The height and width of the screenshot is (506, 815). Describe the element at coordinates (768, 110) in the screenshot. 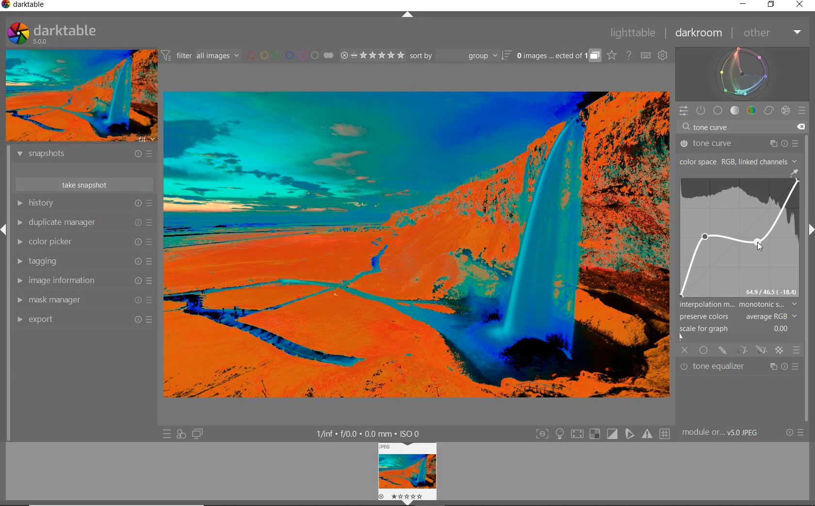

I see `correct` at that location.